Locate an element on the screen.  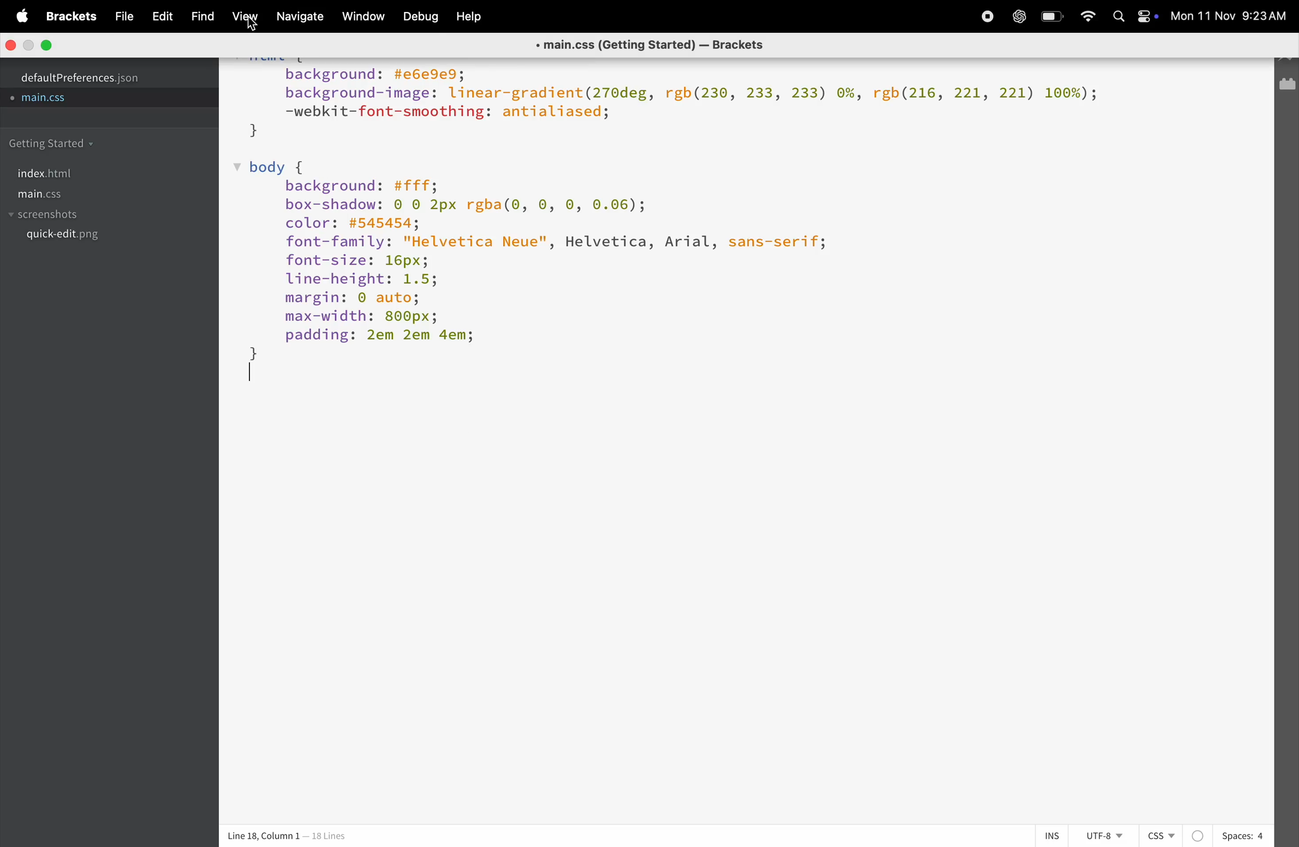
maximize is located at coordinates (47, 45).